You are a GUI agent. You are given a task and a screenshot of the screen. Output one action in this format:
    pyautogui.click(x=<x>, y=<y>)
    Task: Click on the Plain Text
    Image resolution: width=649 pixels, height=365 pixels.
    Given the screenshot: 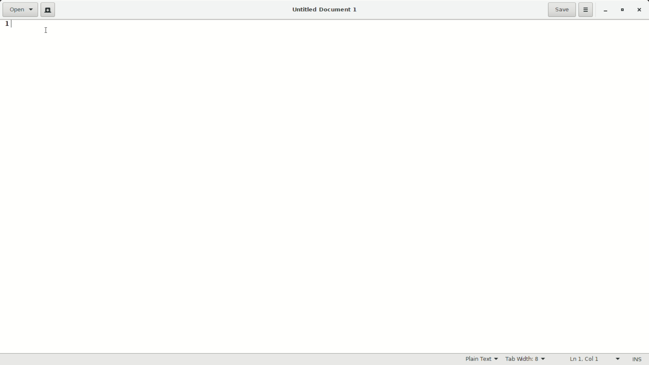 What is the action you would take?
    pyautogui.click(x=482, y=359)
    